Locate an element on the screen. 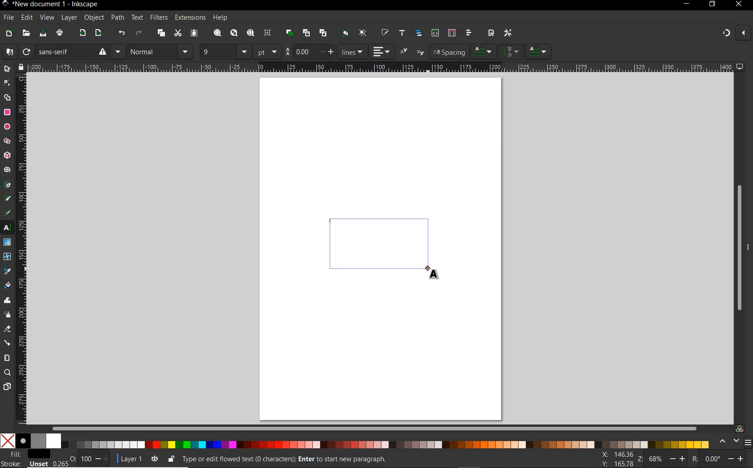  9 is located at coordinates (216, 51).